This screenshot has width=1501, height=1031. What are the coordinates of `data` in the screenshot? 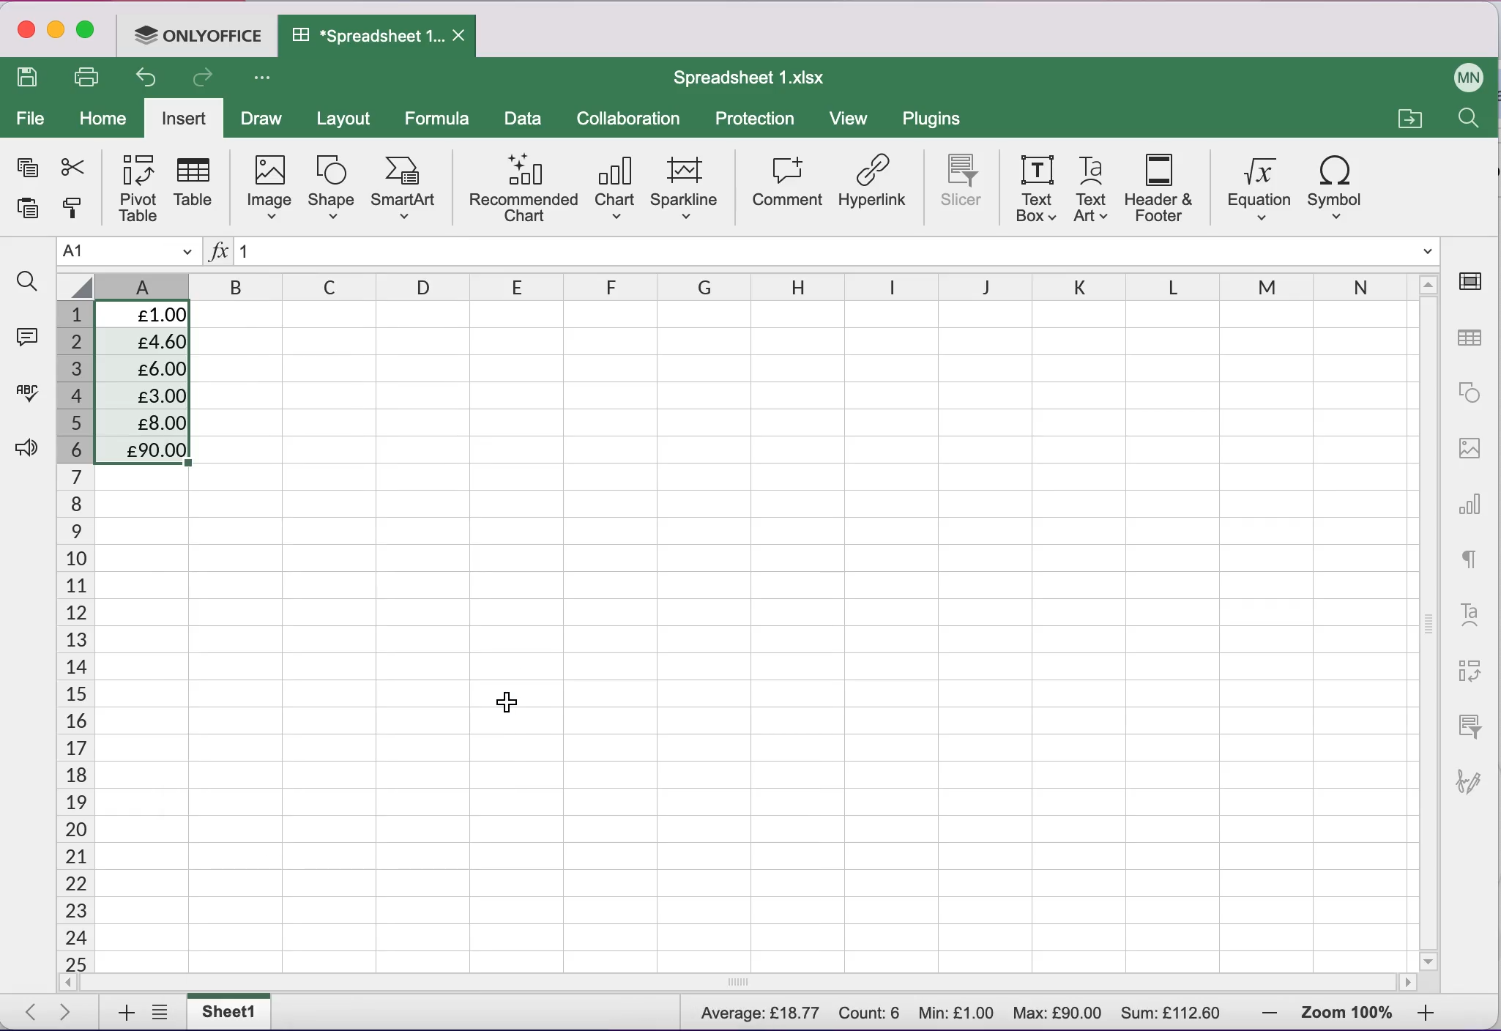 It's located at (524, 120).